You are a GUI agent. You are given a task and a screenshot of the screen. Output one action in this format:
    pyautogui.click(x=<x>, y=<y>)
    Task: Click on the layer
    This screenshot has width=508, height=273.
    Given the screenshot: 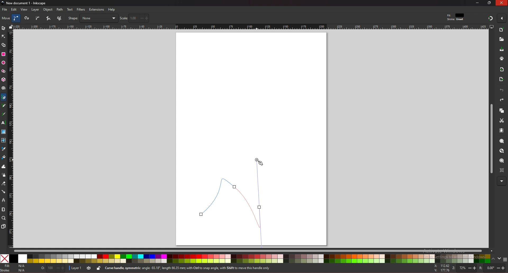 What is the action you would take?
    pyautogui.click(x=35, y=10)
    